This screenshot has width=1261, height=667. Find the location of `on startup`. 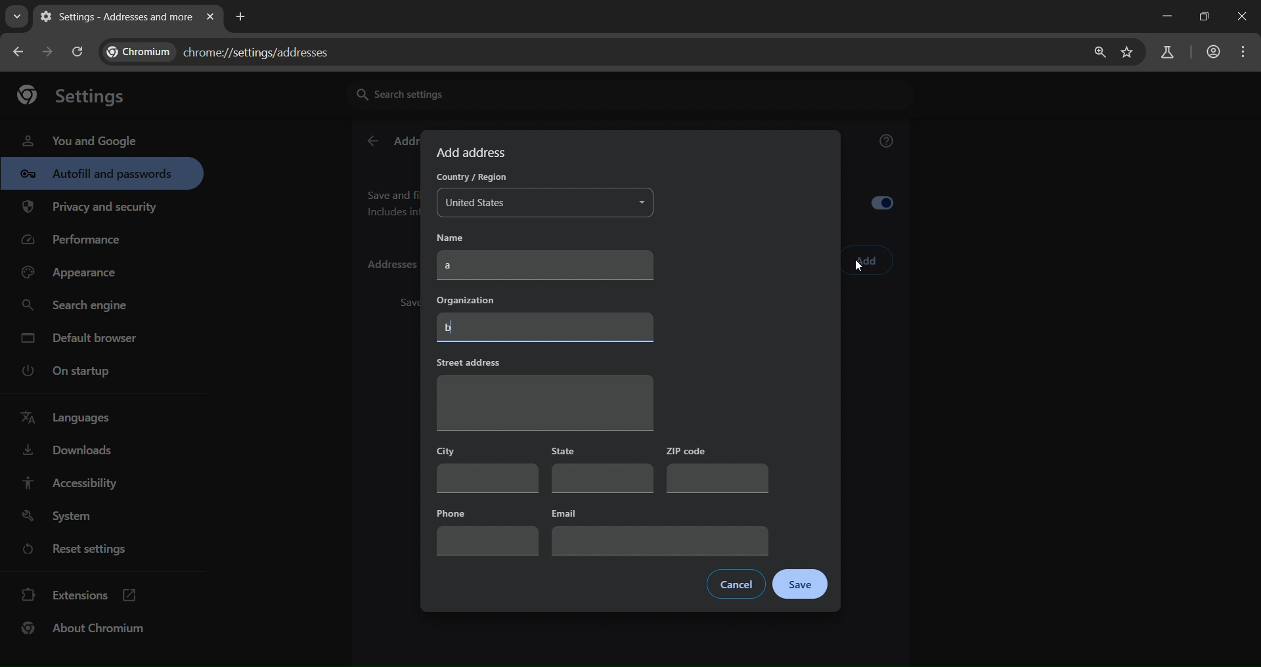

on startup is located at coordinates (75, 372).